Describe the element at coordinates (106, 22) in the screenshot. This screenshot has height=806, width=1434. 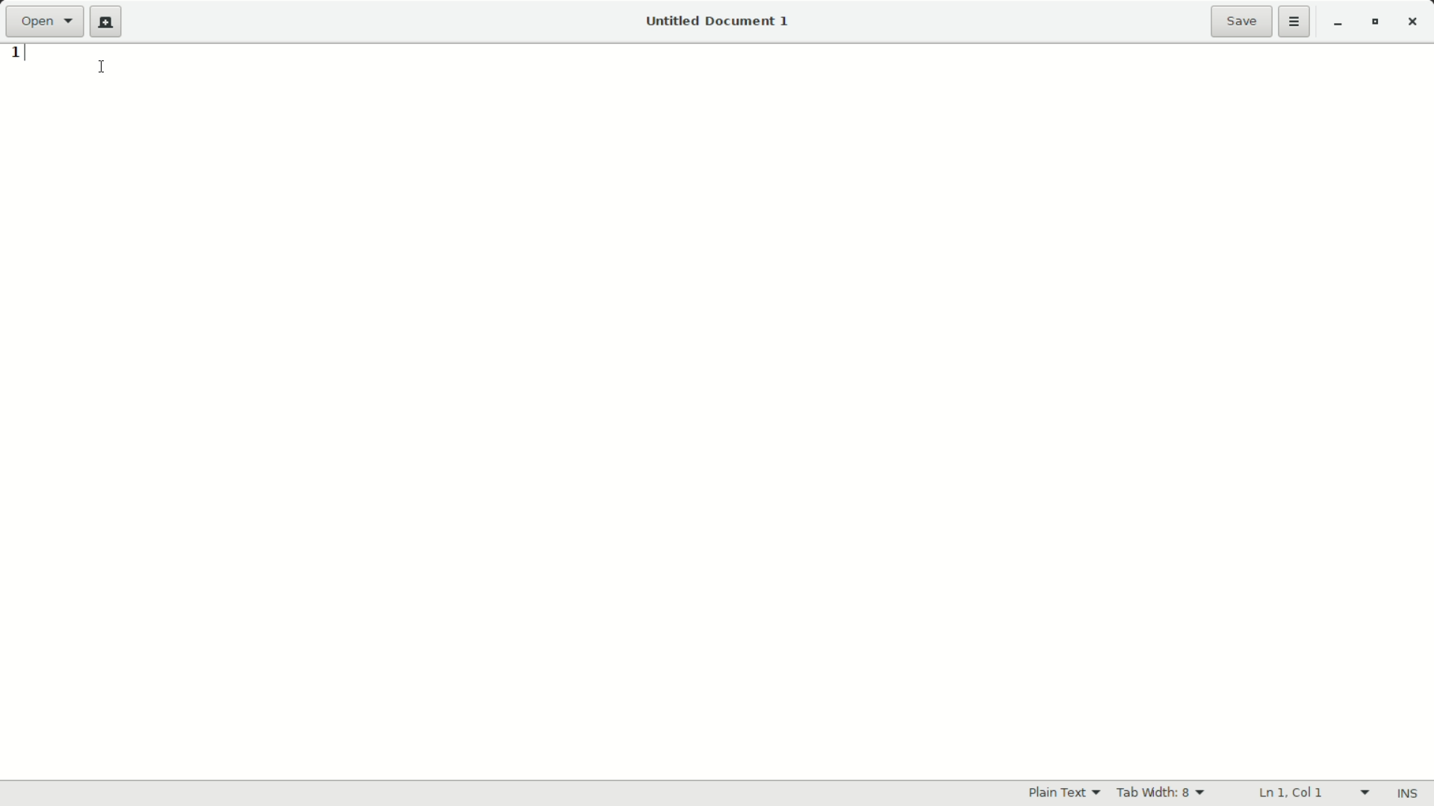
I see `new document` at that location.